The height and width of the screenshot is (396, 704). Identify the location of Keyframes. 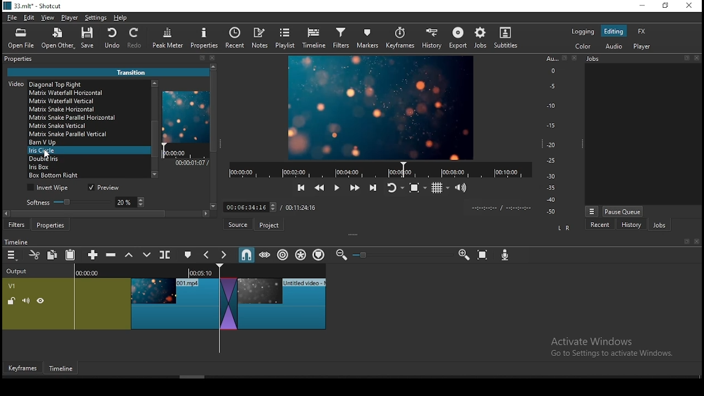
(21, 369).